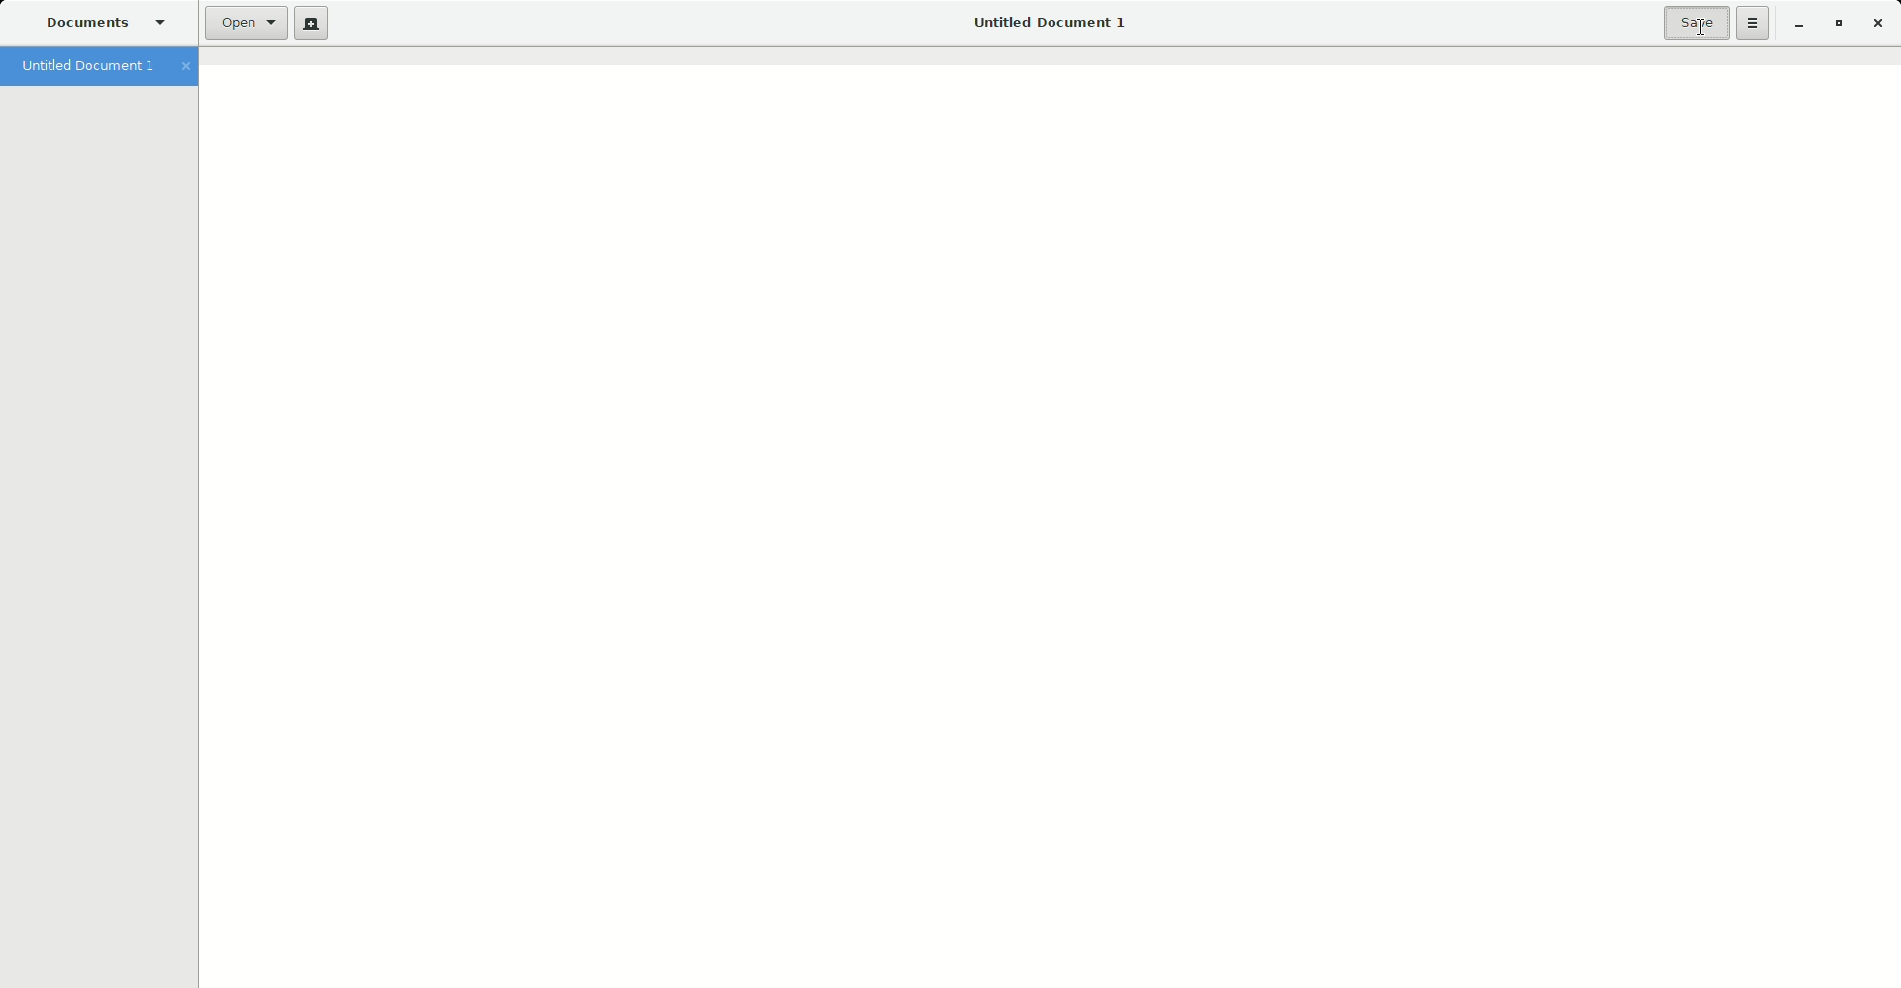  Describe the element at coordinates (110, 25) in the screenshot. I see `Documents` at that location.